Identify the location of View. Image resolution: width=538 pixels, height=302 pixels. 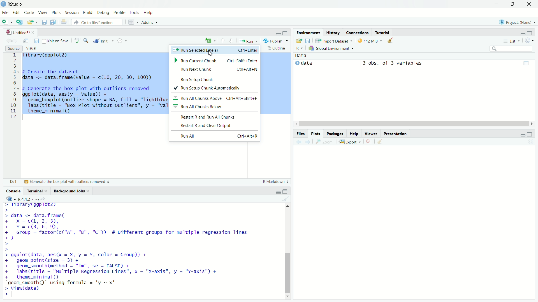
(42, 13).